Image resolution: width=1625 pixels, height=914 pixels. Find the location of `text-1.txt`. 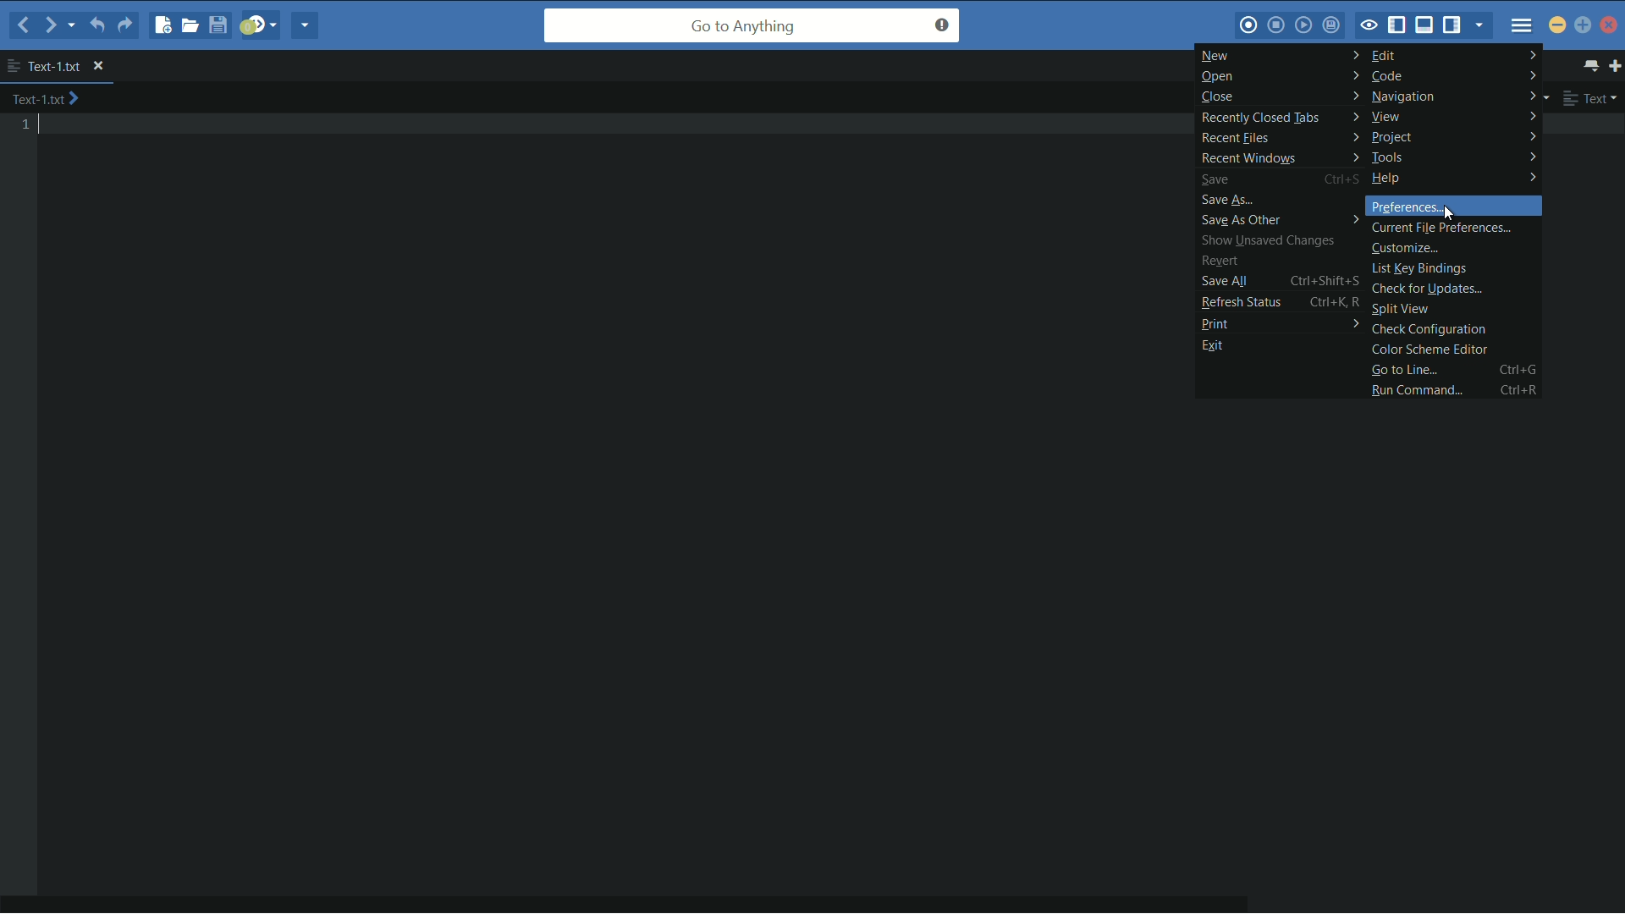

text-1.txt is located at coordinates (46, 99).